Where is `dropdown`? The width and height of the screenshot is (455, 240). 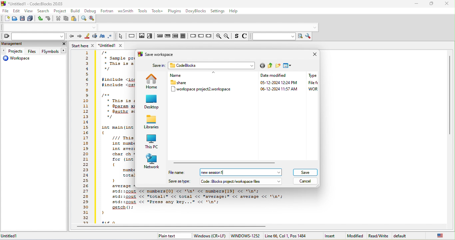 dropdown is located at coordinates (279, 173).